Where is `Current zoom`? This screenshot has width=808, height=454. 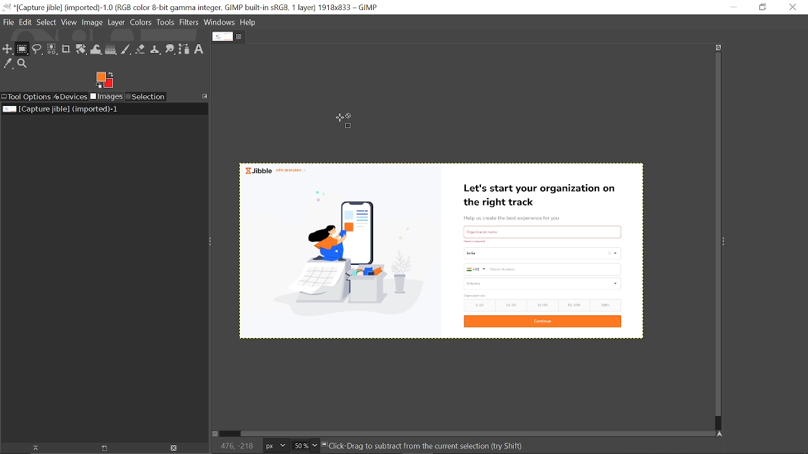 Current zoom is located at coordinates (299, 446).